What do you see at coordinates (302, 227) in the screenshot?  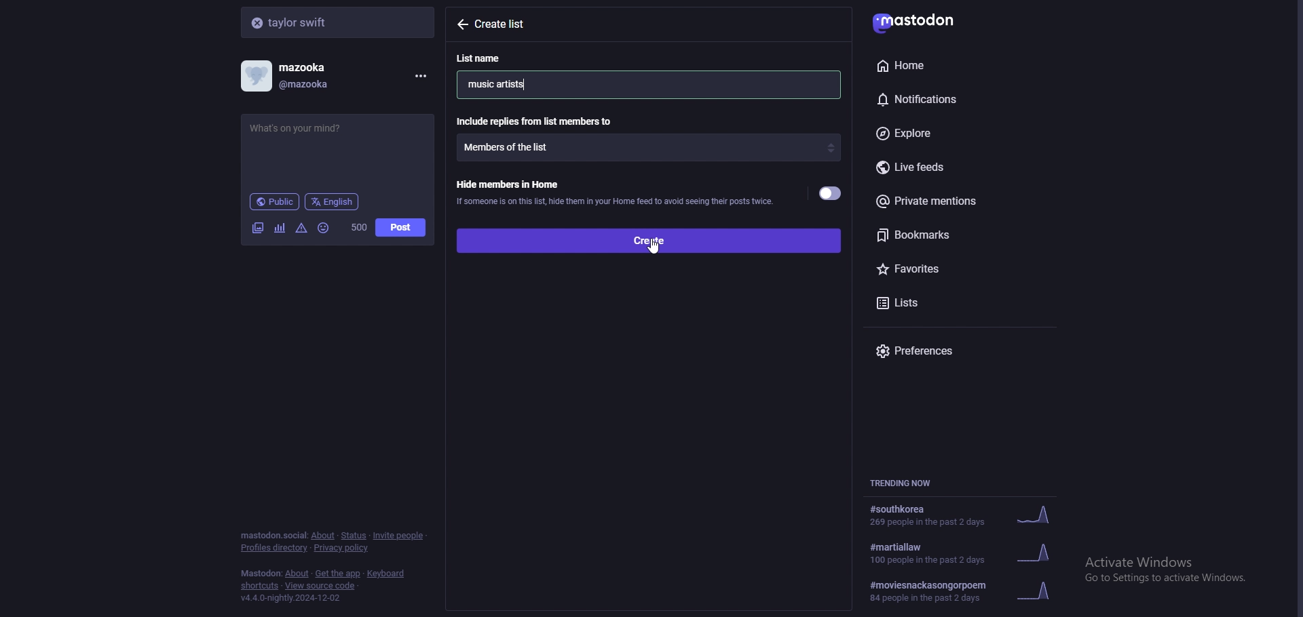 I see `warning` at bounding box center [302, 227].